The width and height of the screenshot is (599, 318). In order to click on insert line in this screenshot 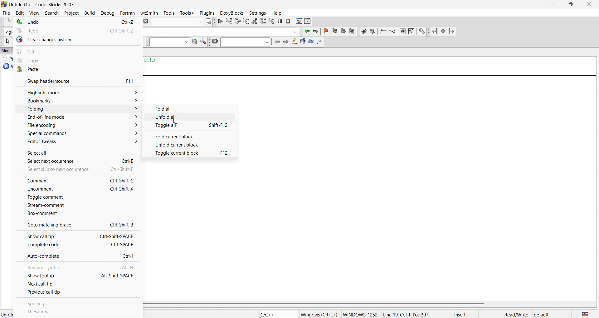, I will do `click(393, 31)`.